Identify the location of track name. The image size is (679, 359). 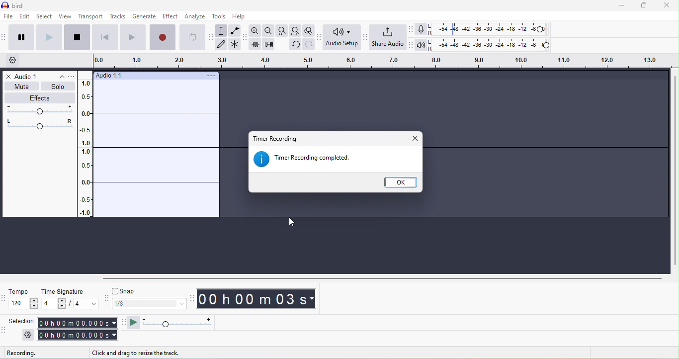
(114, 76).